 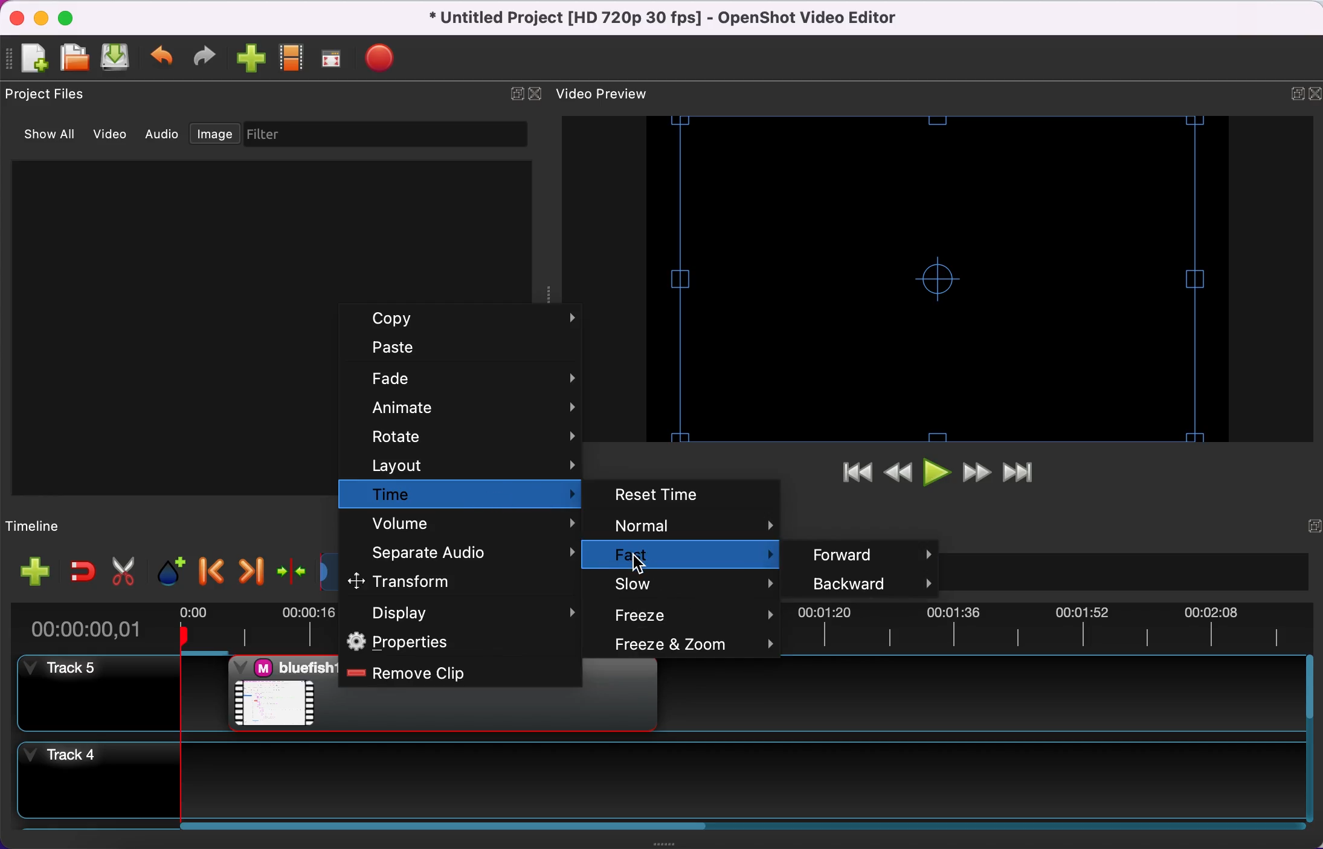 I want to click on audio, so click(x=163, y=136).